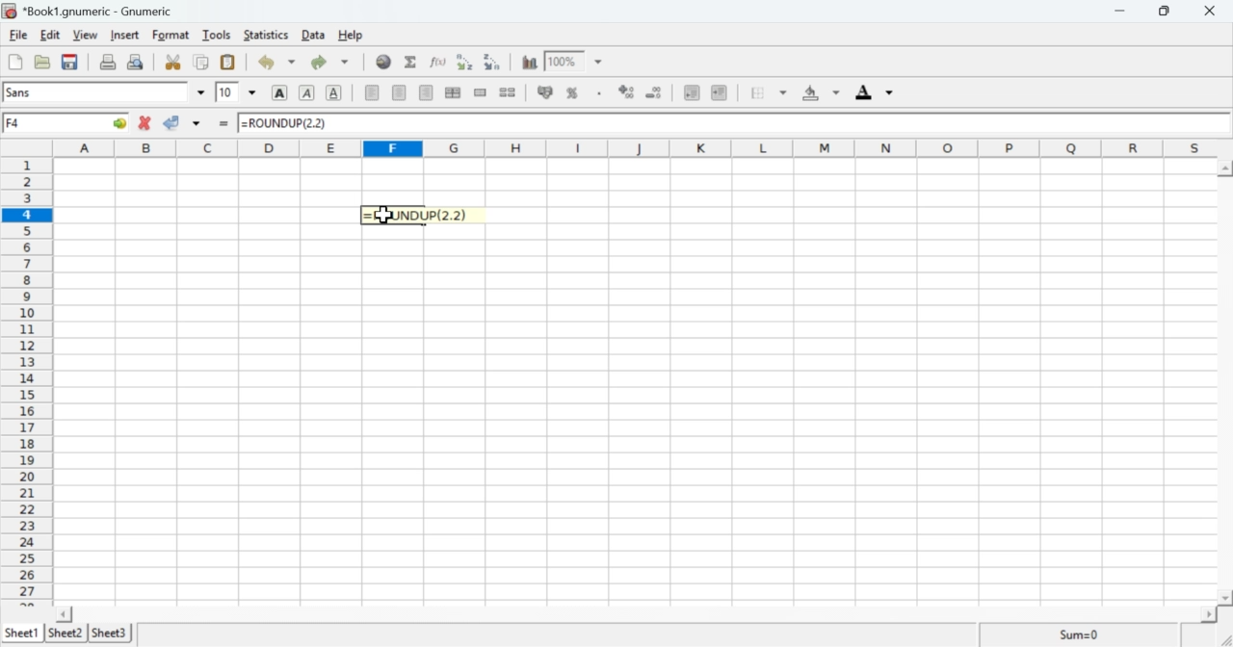  Describe the element at coordinates (562, 59) in the screenshot. I see `Zoom` at that location.